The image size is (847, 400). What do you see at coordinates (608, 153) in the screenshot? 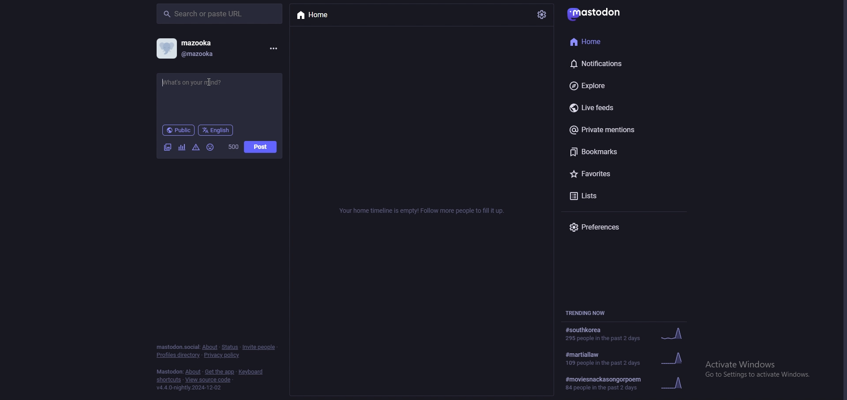
I see `bookmarks` at bounding box center [608, 153].